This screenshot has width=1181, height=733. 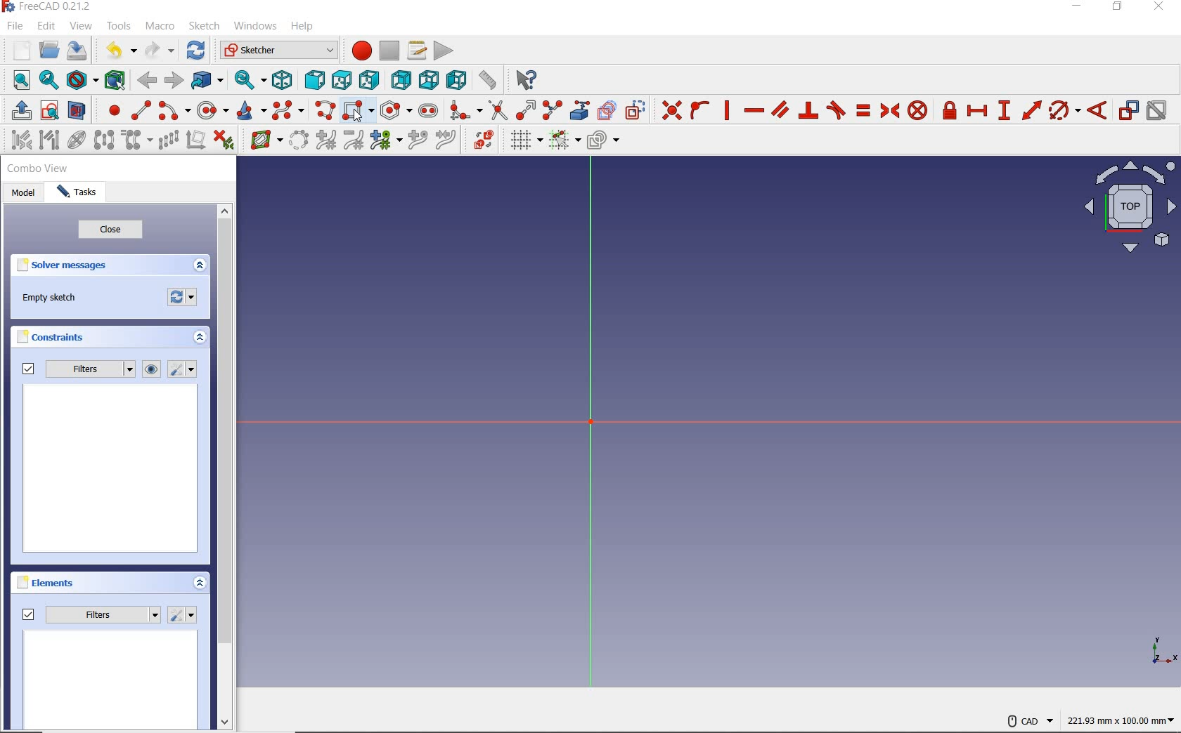 What do you see at coordinates (1065, 110) in the screenshot?
I see `constraint arc/circle` at bounding box center [1065, 110].